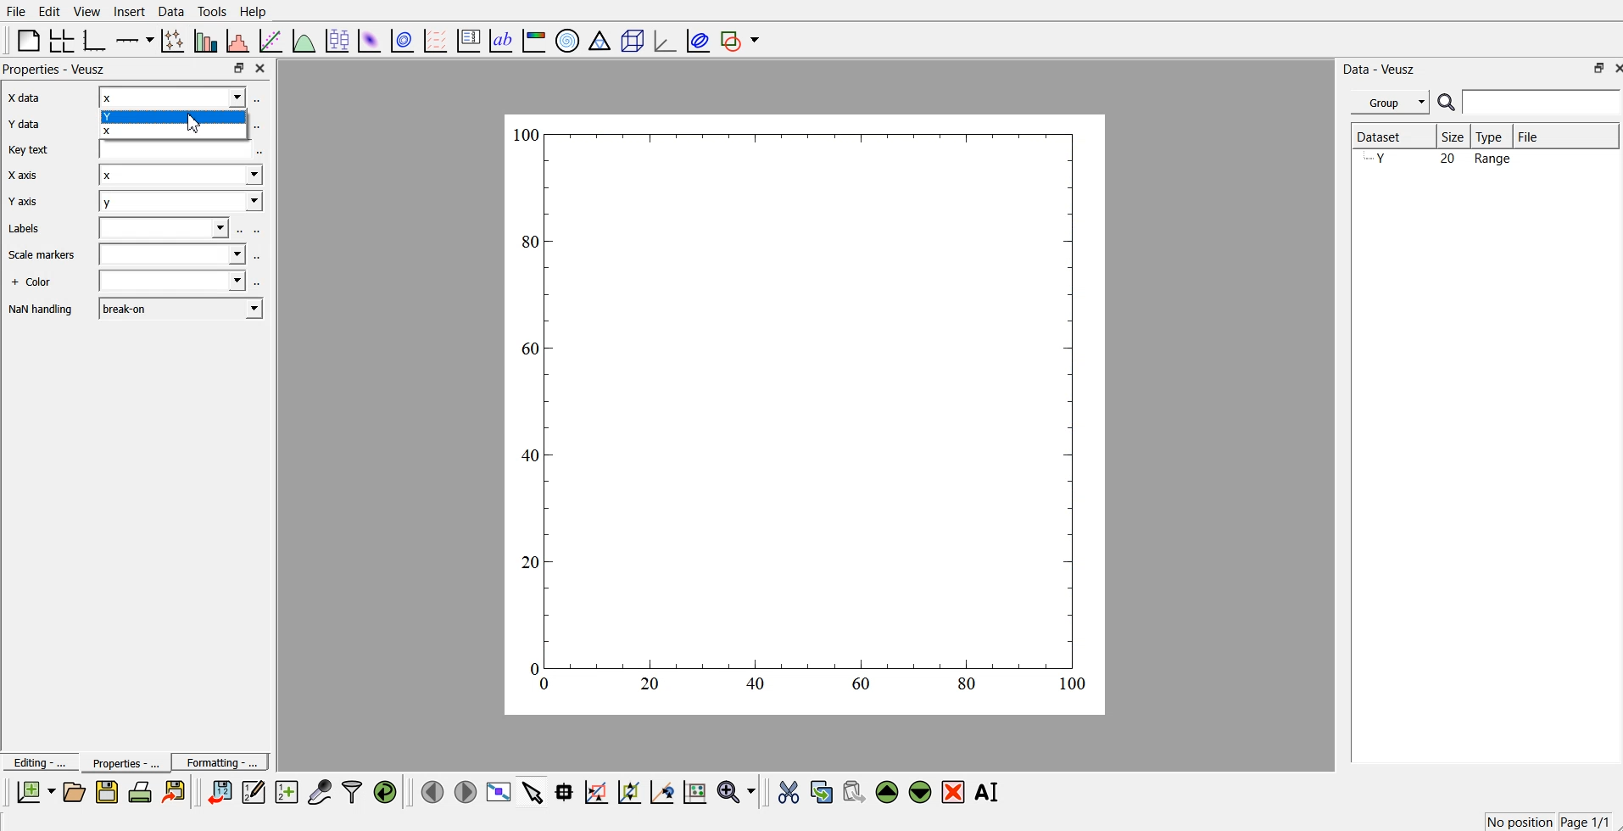  What do you see at coordinates (1566, 136) in the screenshot?
I see `File` at bounding box center [1566, 136].